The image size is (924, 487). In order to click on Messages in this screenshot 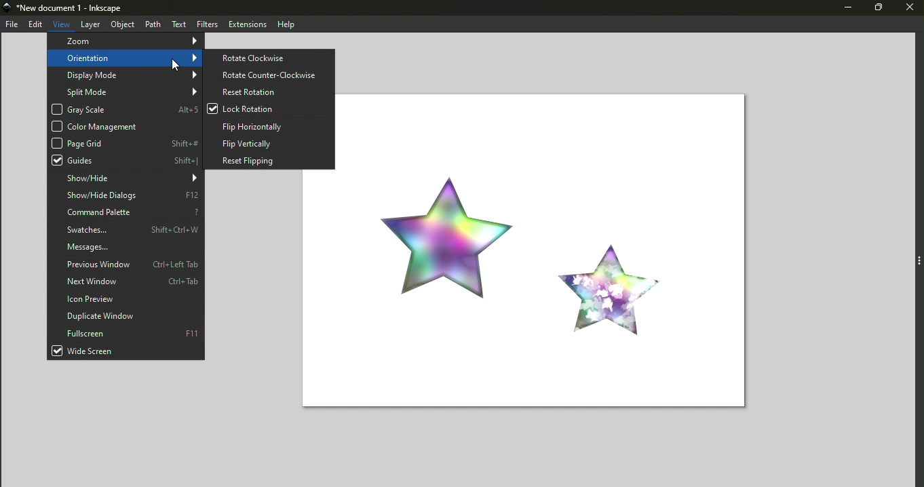, I will do `click(126, 247)`.